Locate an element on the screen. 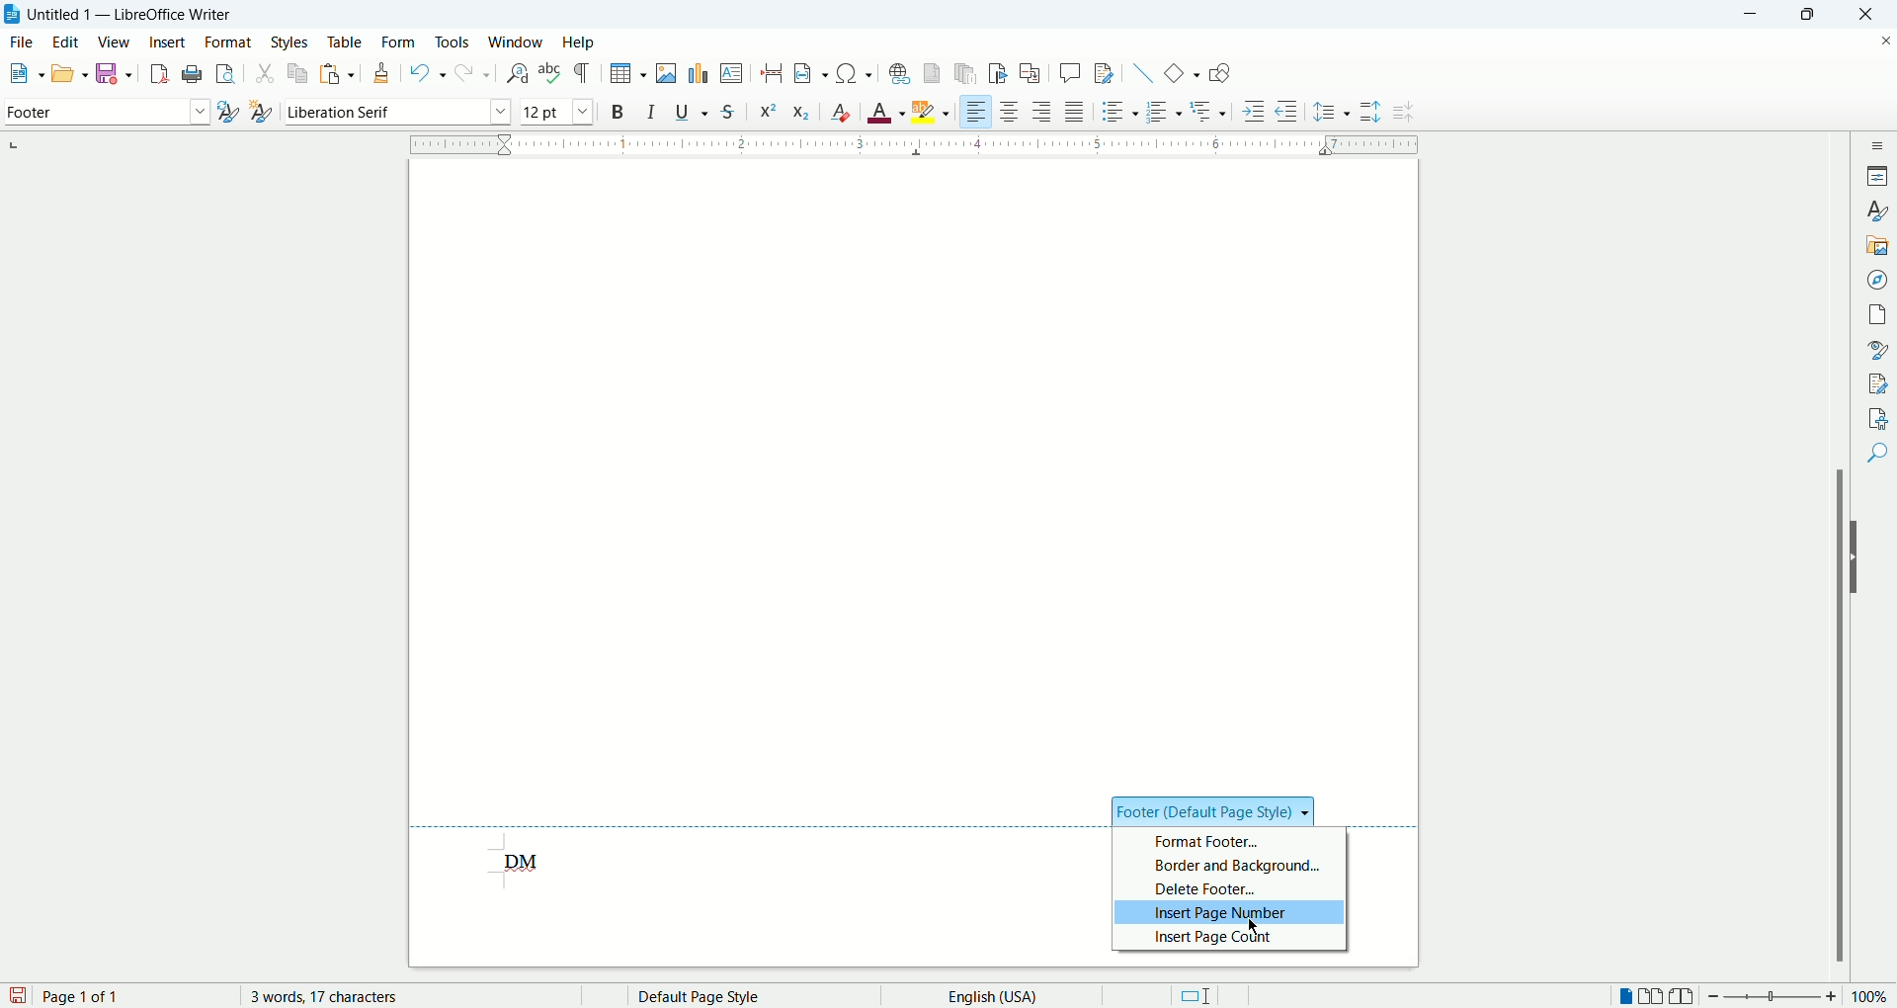 The height and width of the screenshot is (1008, 1897). format footer is located at coordinates (1226, 837).